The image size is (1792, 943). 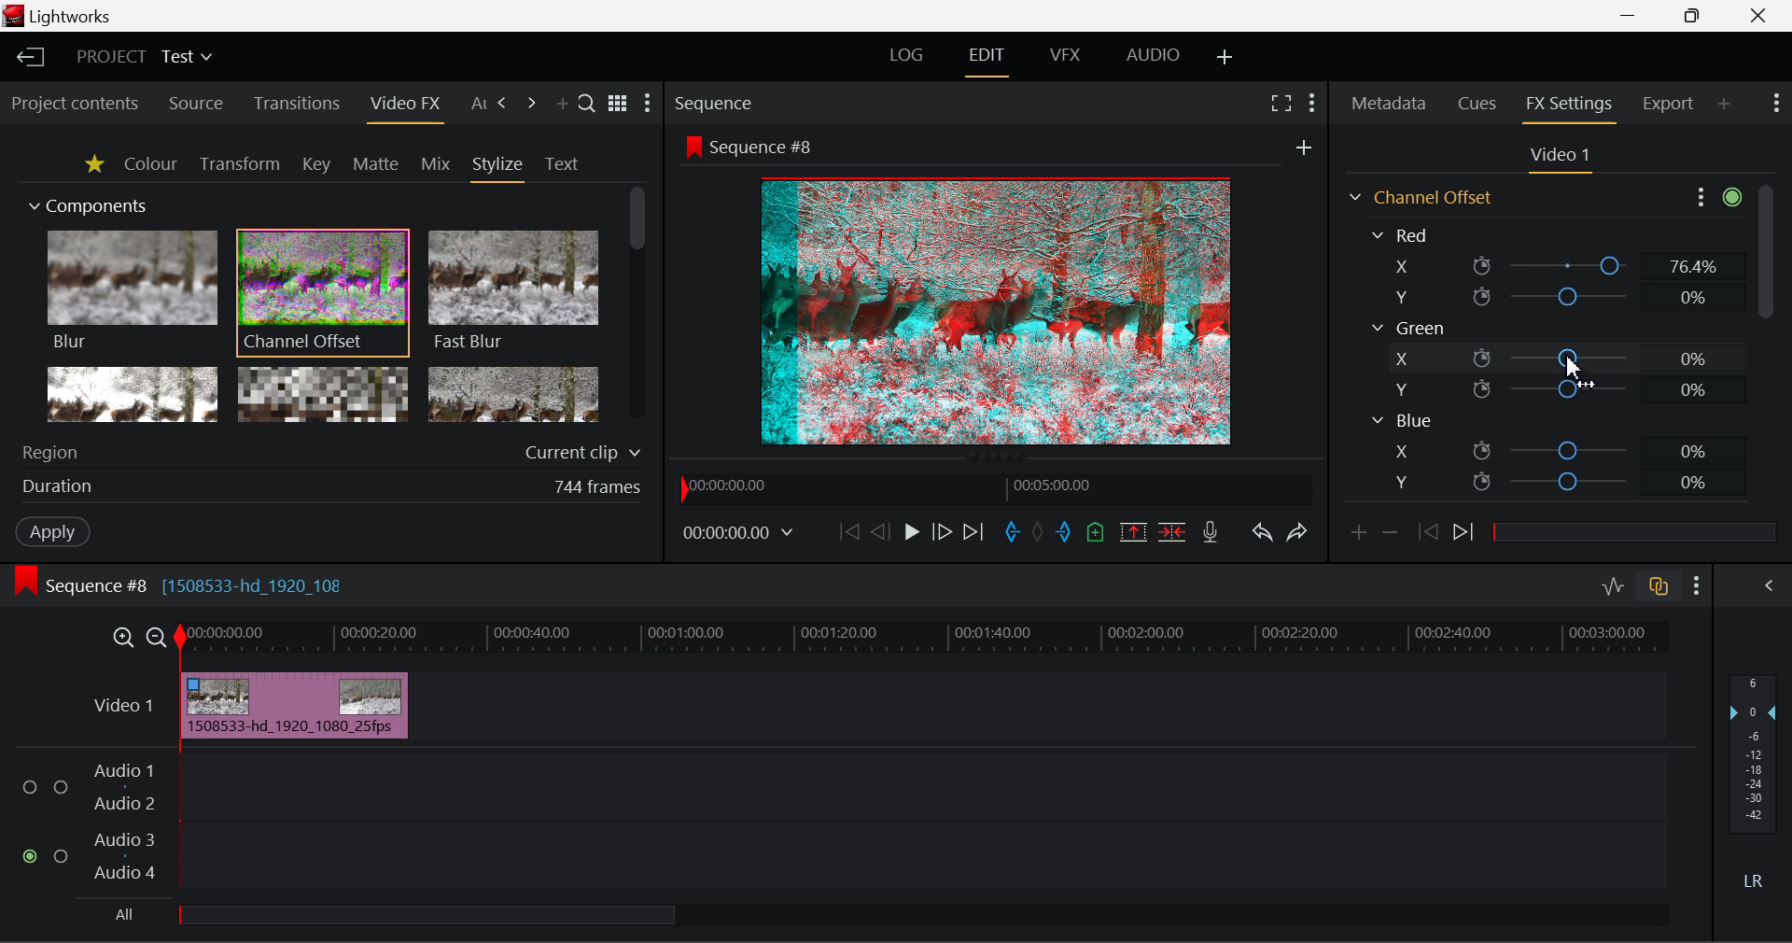 I want to click on Transform, so click(x=239, y=164).